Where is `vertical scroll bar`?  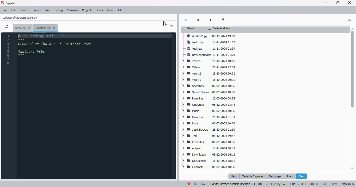
vertical scroll bar is located at coordinates (353, 99).